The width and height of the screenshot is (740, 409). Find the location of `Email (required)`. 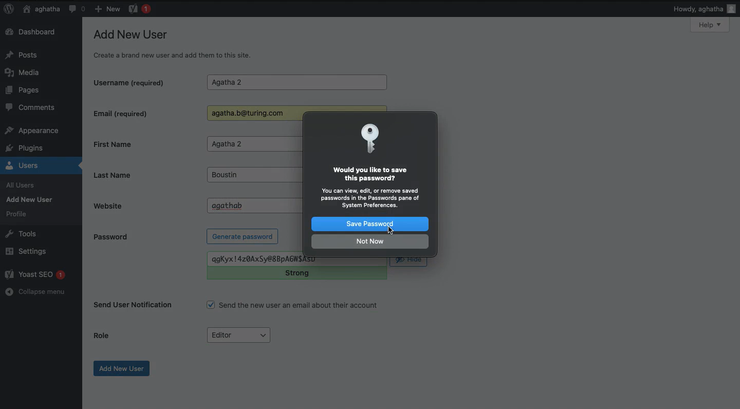

Email (required) is located at coordinates (138, 113).